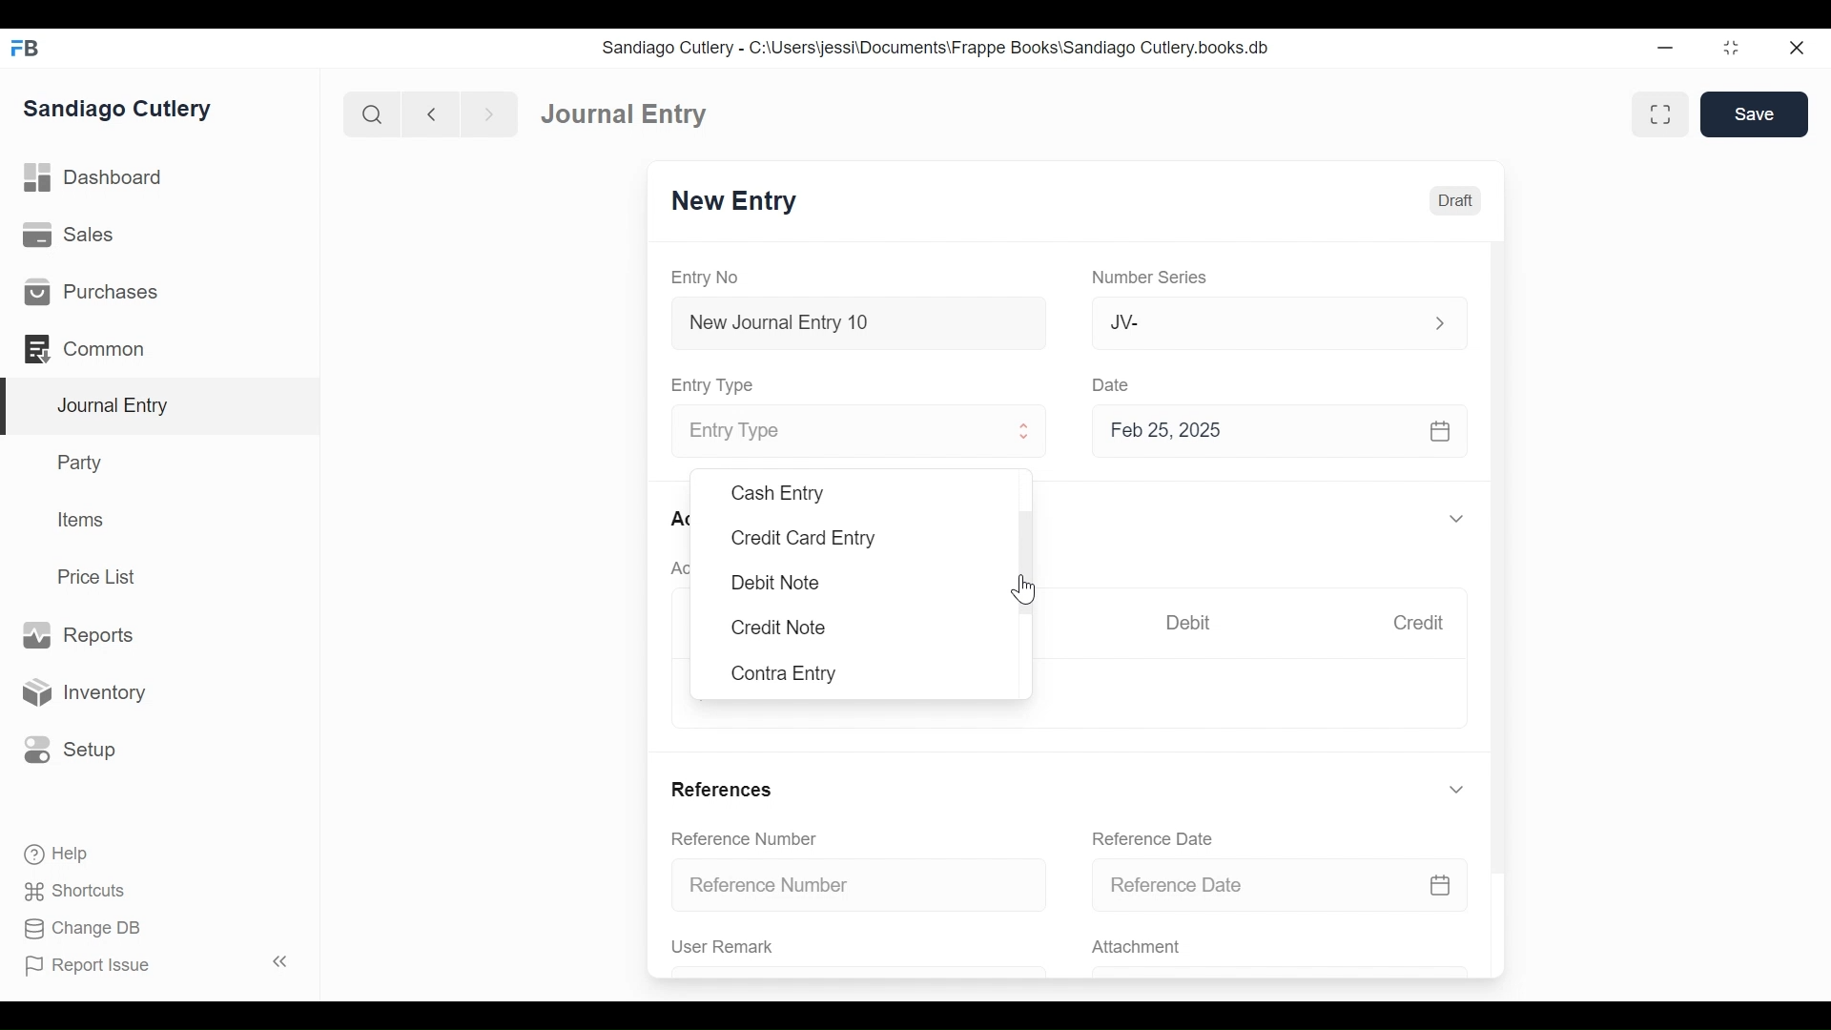  What do you see at coordinates (1193, 623) in the screenshot?
I see `Debit` at bounding box center [1193, 623].